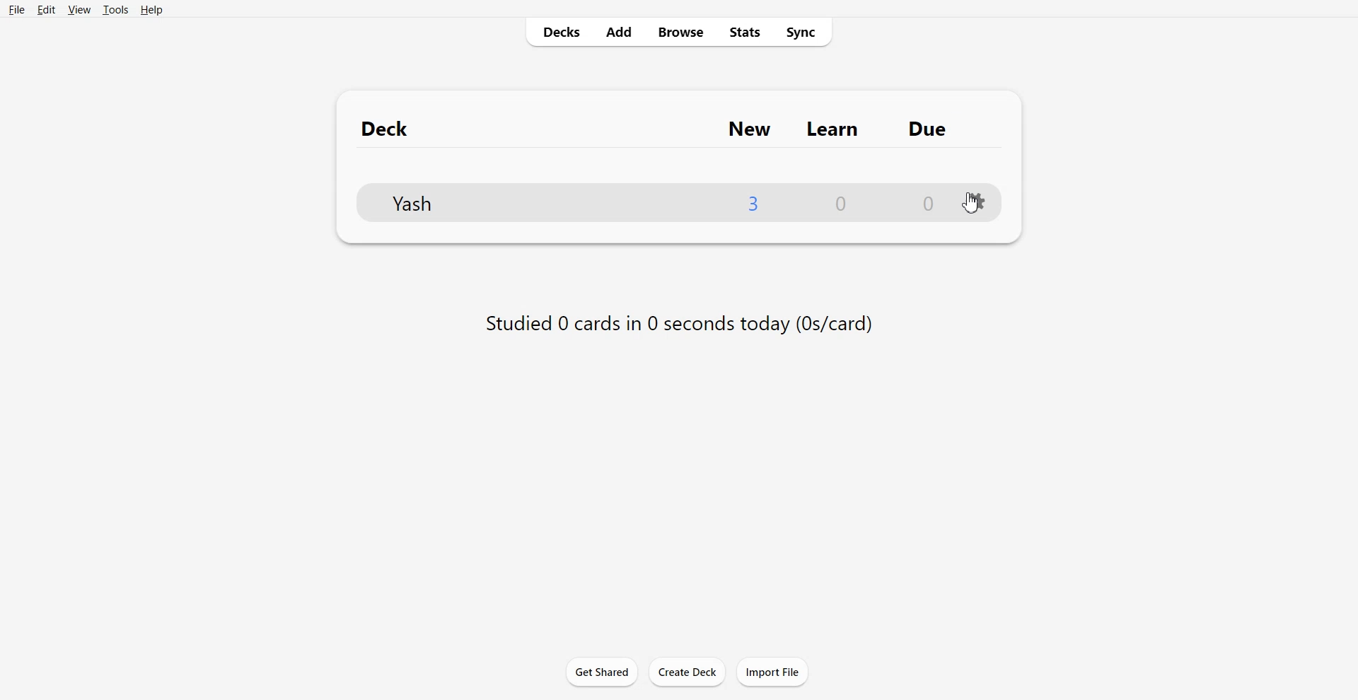  Describe the element at coordinates (803, 32) in the screenshot. I see `Sync` at that location.